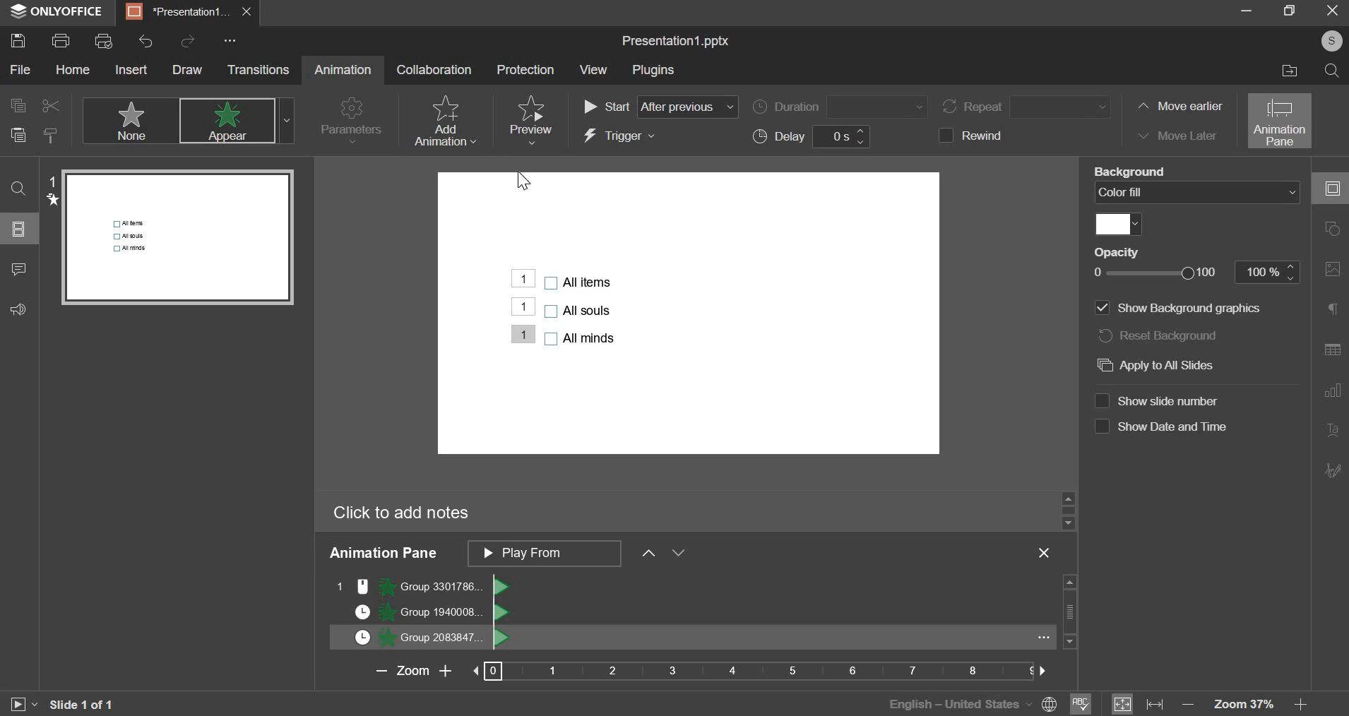 This screenshot has height=716, width=1349. I want to click on slide 1 of 1, so click(81, 705).